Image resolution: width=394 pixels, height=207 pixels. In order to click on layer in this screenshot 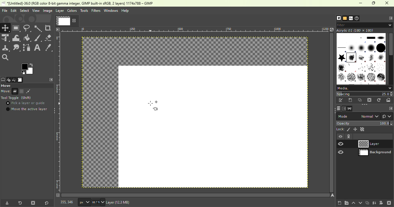, I will do `click(130, 203)`.